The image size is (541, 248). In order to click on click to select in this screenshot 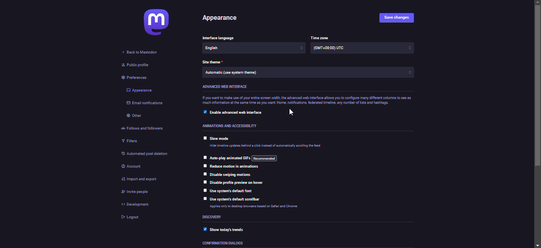, I will do `click(204, 182)`.